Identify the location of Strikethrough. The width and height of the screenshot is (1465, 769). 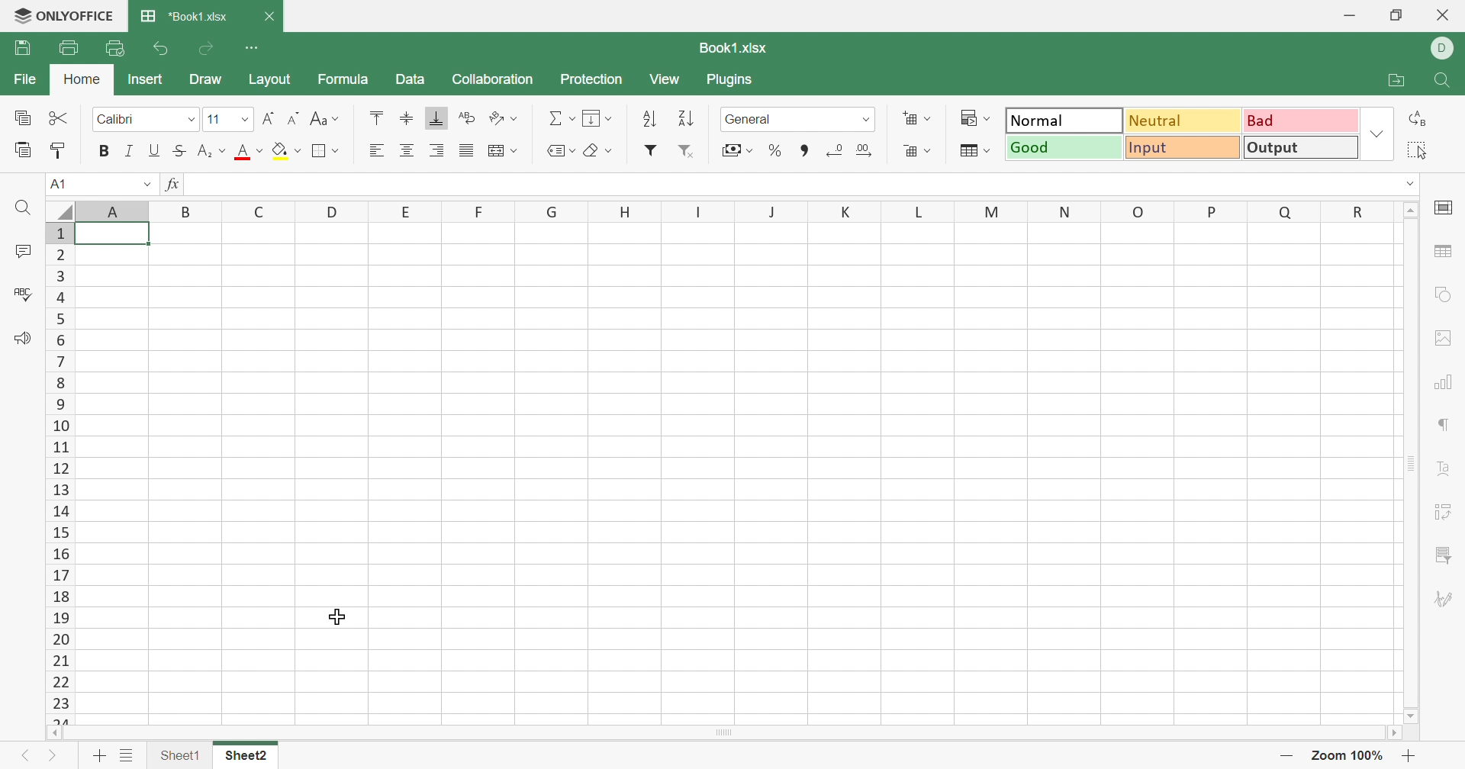
(179, 149).